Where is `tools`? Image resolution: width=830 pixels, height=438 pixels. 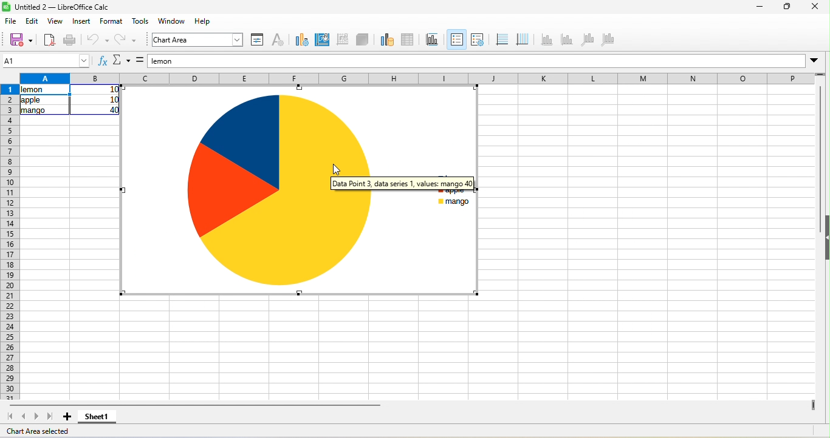
tools is located at coordinates (142, 22).